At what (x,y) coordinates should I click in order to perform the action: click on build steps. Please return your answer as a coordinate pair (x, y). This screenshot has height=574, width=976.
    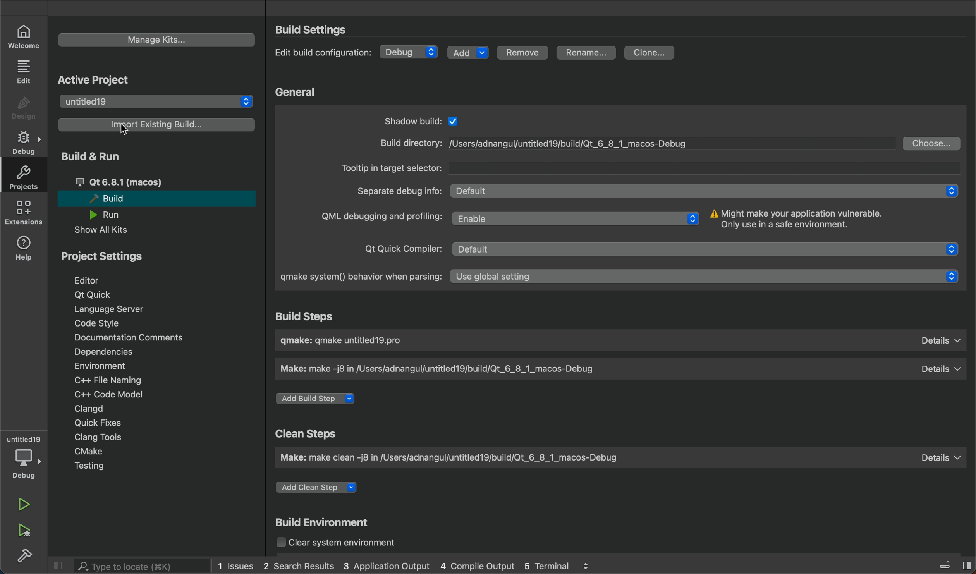
    Looking at the image, I should click on (309, 317).